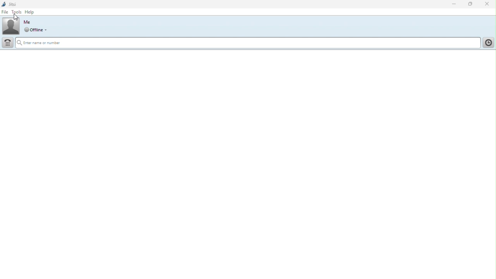  Describe the element at coordinates (16, 12) in the screenshot. I see `Tools` at that location.